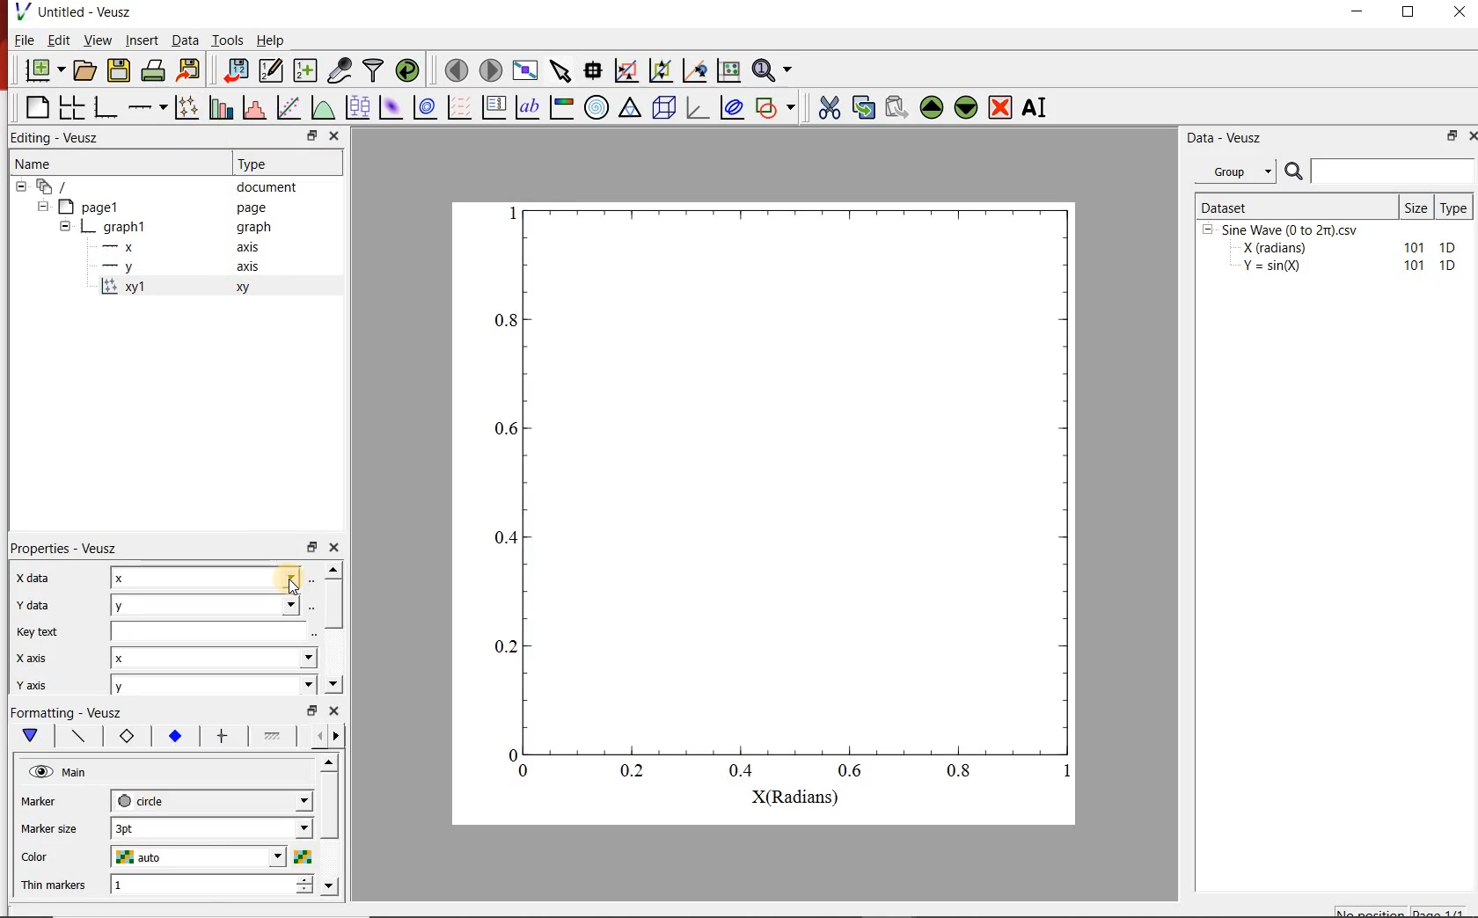 This screenshot has height=918, width=1478. Describe the element at coordinates (375, 70) in the screenshot. I see `filter data` at that location.